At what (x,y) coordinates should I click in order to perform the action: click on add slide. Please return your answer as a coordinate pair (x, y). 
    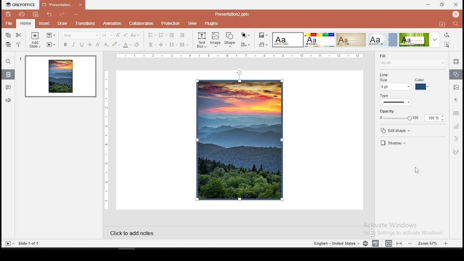
    Looking at the image, I should click on (34, 40).